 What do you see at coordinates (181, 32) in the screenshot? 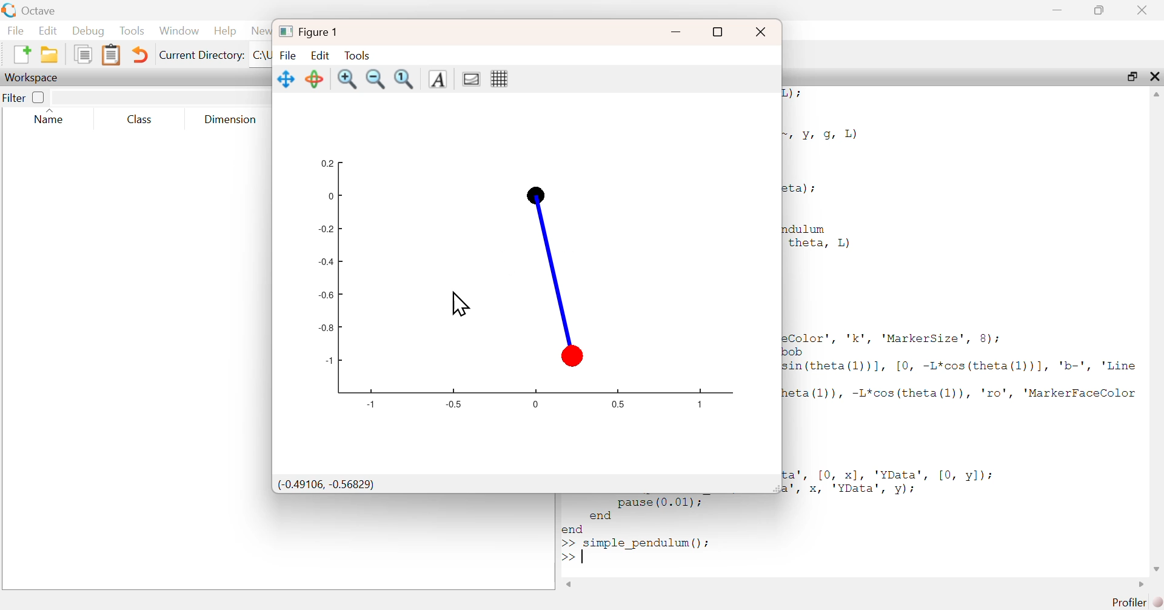
I see `Window` at bounding box center [181, 32].